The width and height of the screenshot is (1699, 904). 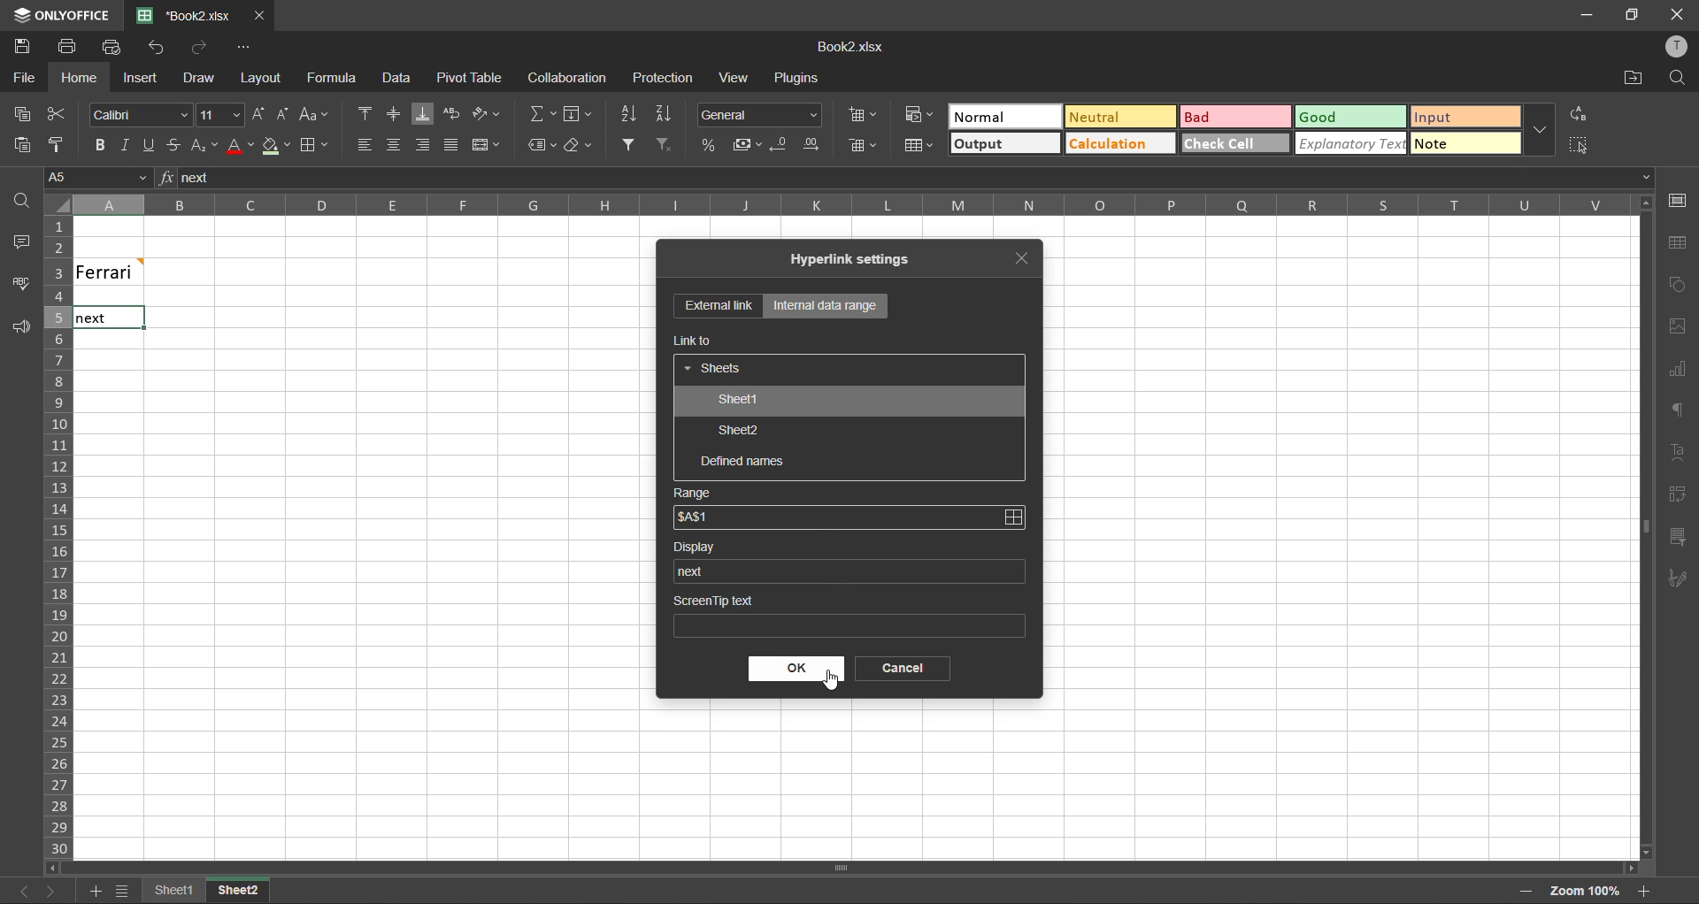 What do you see at coordinates (119, 891) in the screenshot?
I see `sheet list` at bounding box center [119, 891].